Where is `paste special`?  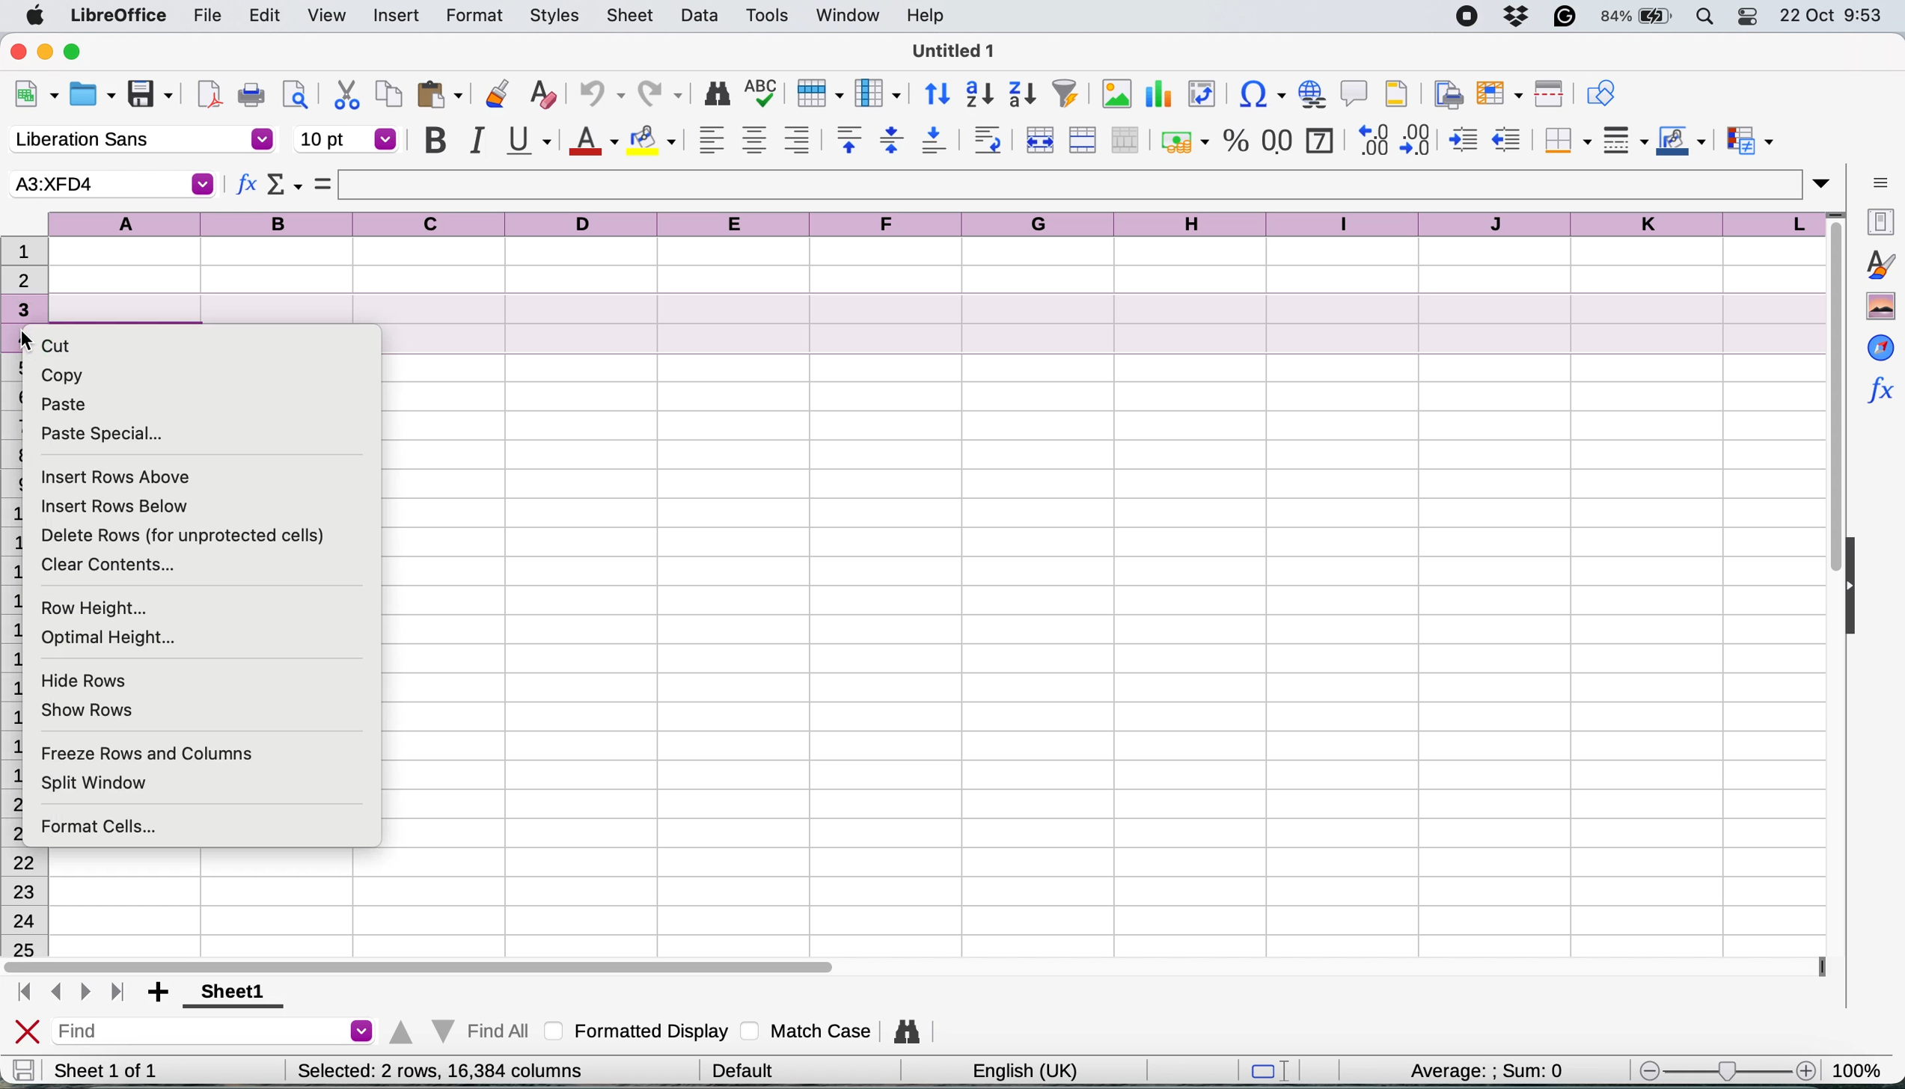
paste special is located at coordinates (103, 434).